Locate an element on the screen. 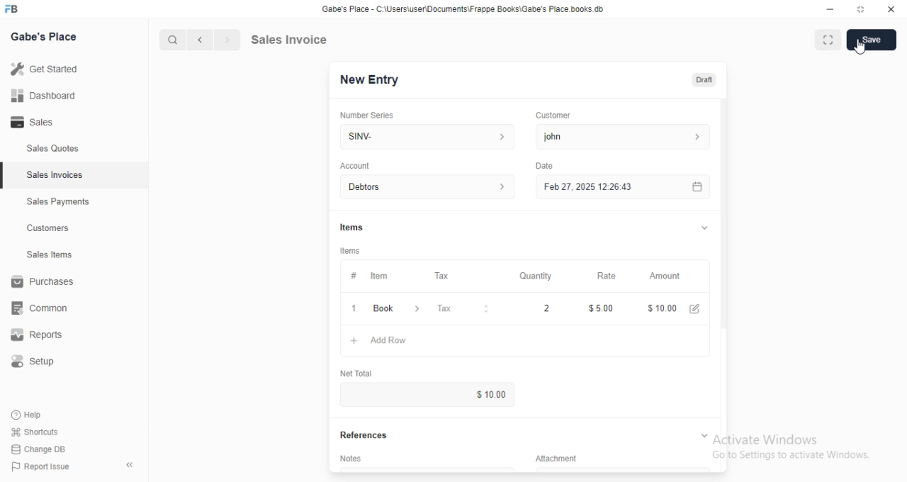 This screenshot has width=907, height=482. Quantity is located at coordinates (534, 310).